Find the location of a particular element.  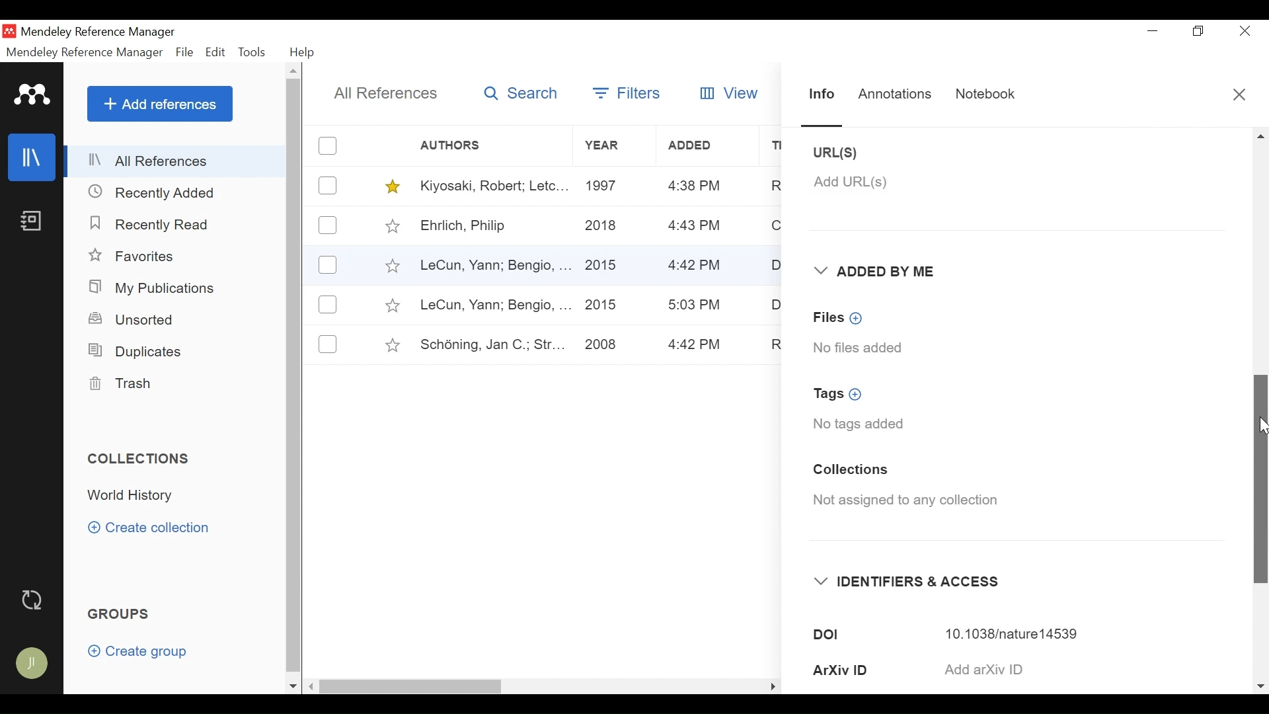

(un)select is located at coordinates (328, 344).